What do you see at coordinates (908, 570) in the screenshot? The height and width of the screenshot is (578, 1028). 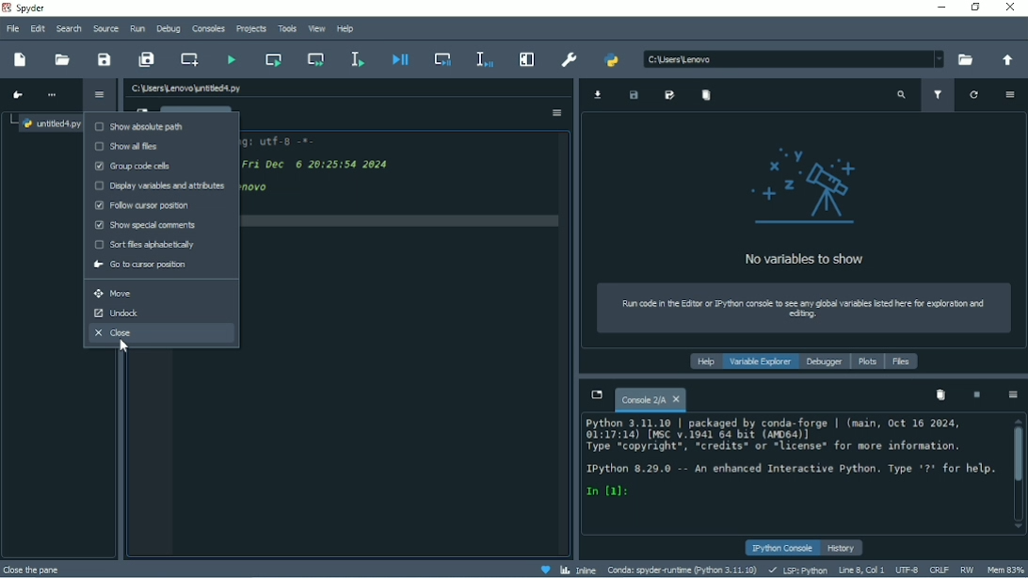 I see `UTF` at bounding box center [908, 570].